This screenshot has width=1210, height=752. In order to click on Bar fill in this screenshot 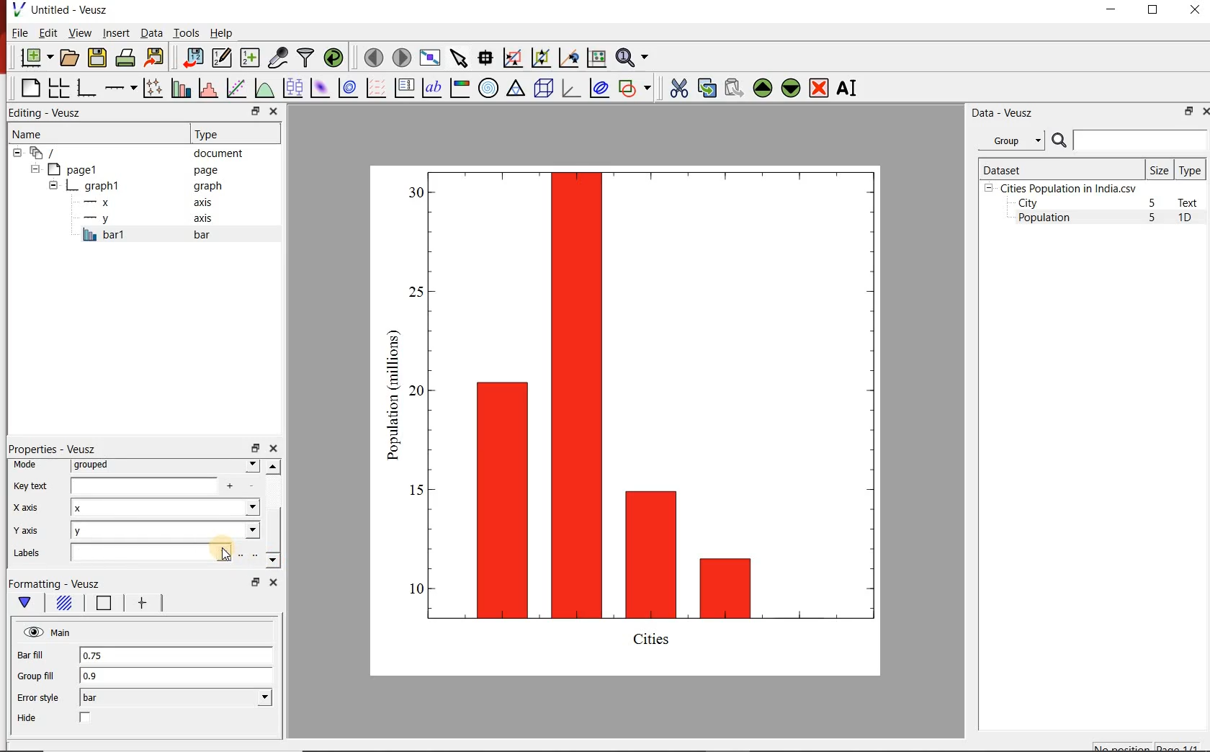, I will do `click(40, 655)`.